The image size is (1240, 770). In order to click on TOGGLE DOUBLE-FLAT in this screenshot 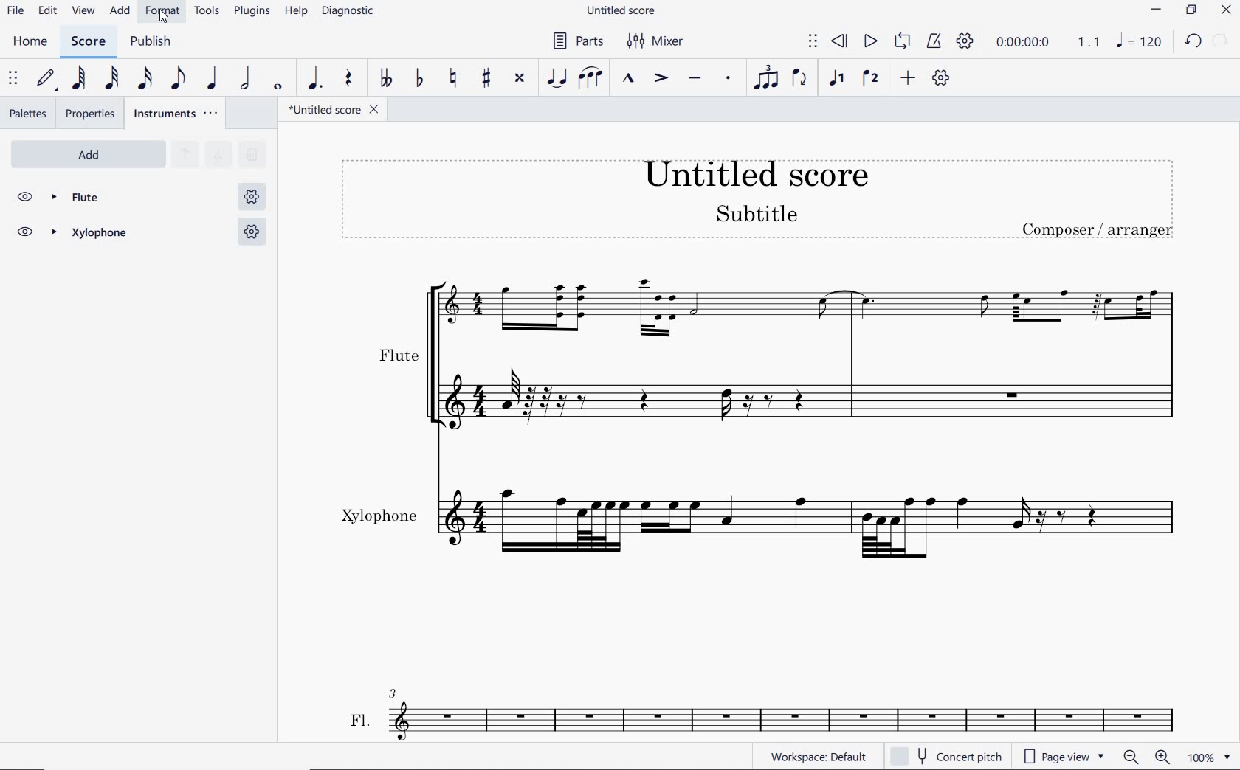, I will do `click(384, 77)`.